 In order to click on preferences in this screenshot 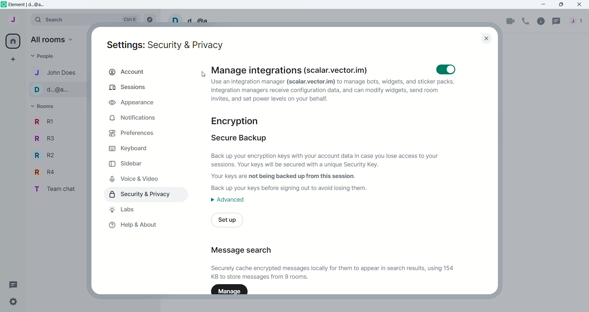, I will do `click(132, 134)`.